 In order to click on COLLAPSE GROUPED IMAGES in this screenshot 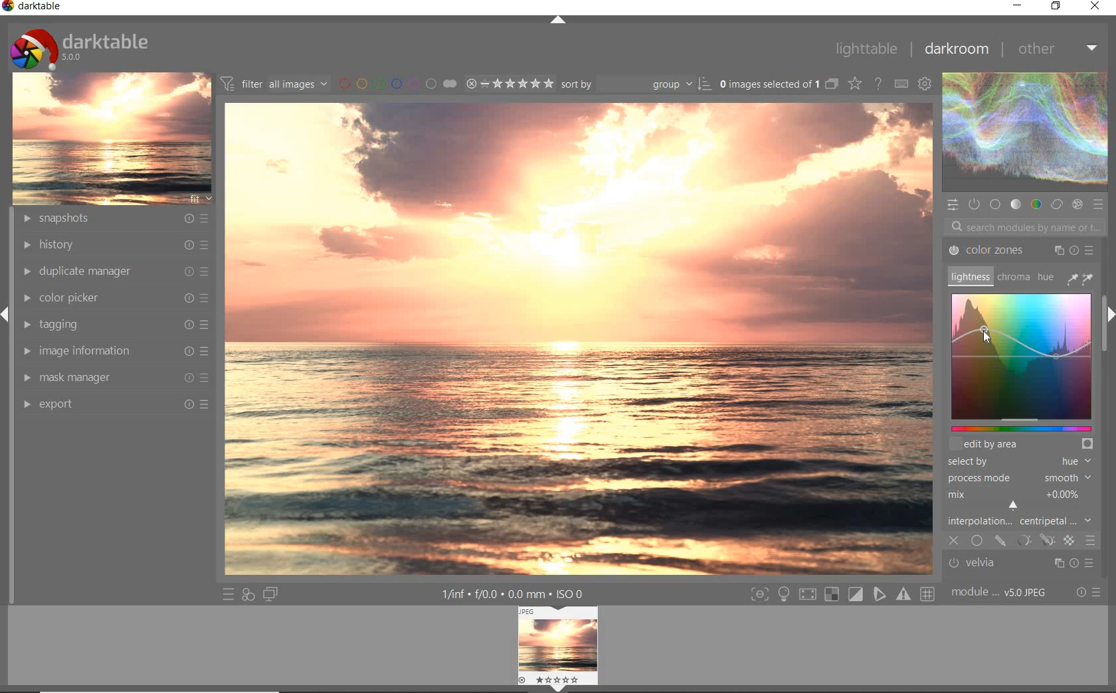, I will do `click(831, 83)`.